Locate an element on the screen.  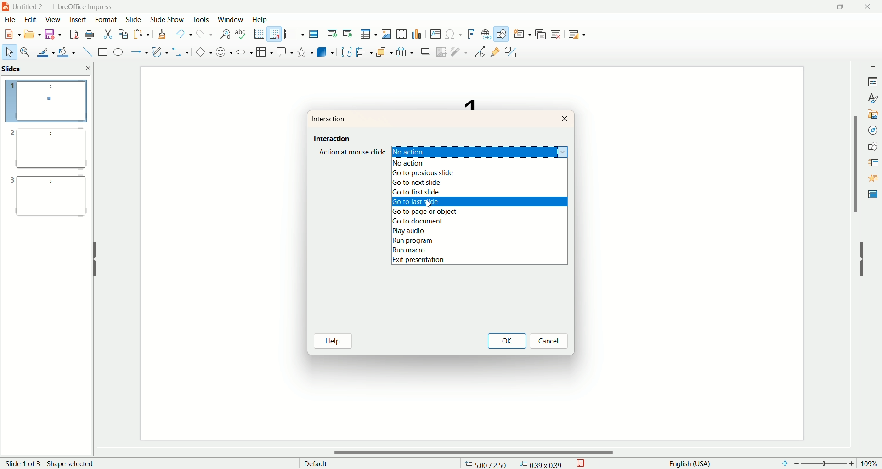
dropdown is located at coordinates (564, 153).